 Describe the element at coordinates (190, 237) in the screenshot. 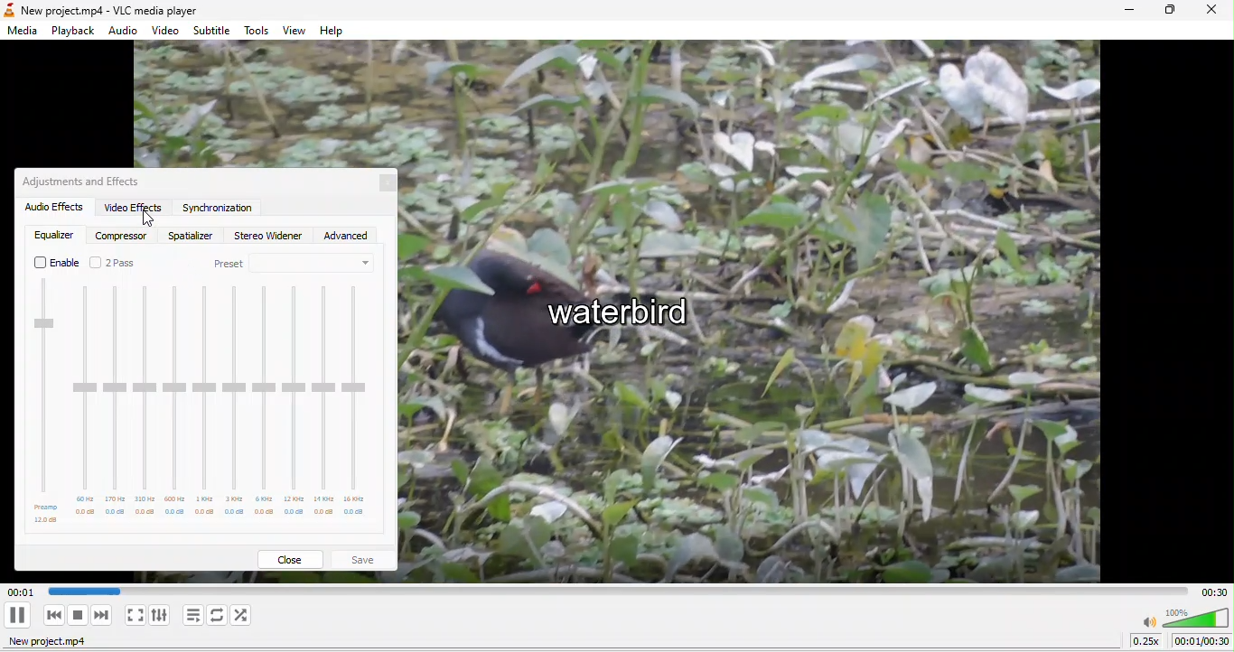

I see `spatializer` at that location.